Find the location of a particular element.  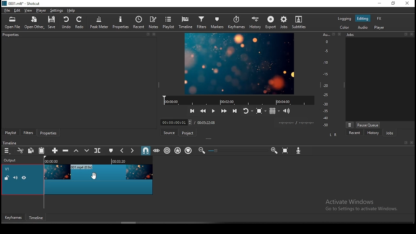

scale is located at coordinates (325, 80).